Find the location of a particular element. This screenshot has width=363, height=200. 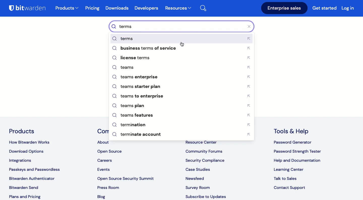

learning center is located at coordinates (289, 170).